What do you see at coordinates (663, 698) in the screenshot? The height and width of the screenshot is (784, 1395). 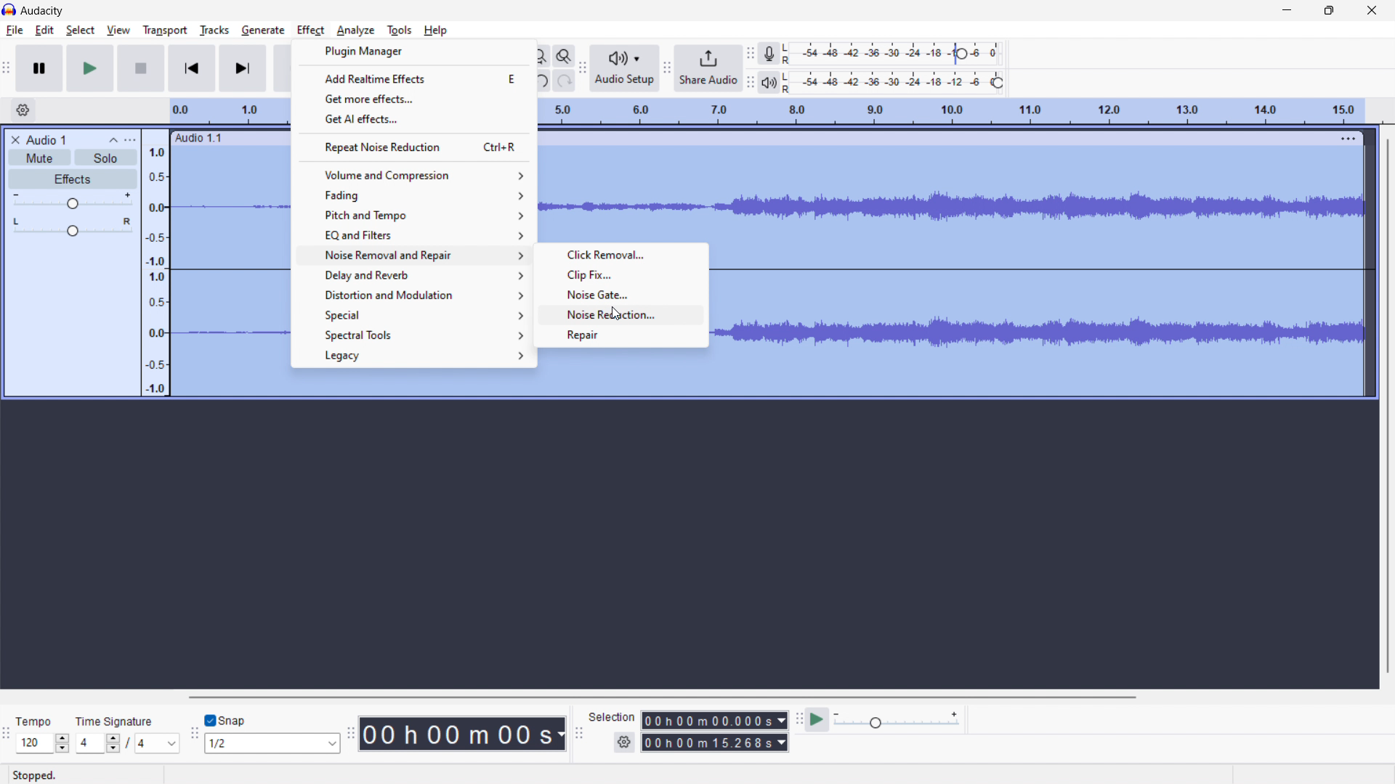 I see `horizontal scrollbar` at bounding box center [663, 698].